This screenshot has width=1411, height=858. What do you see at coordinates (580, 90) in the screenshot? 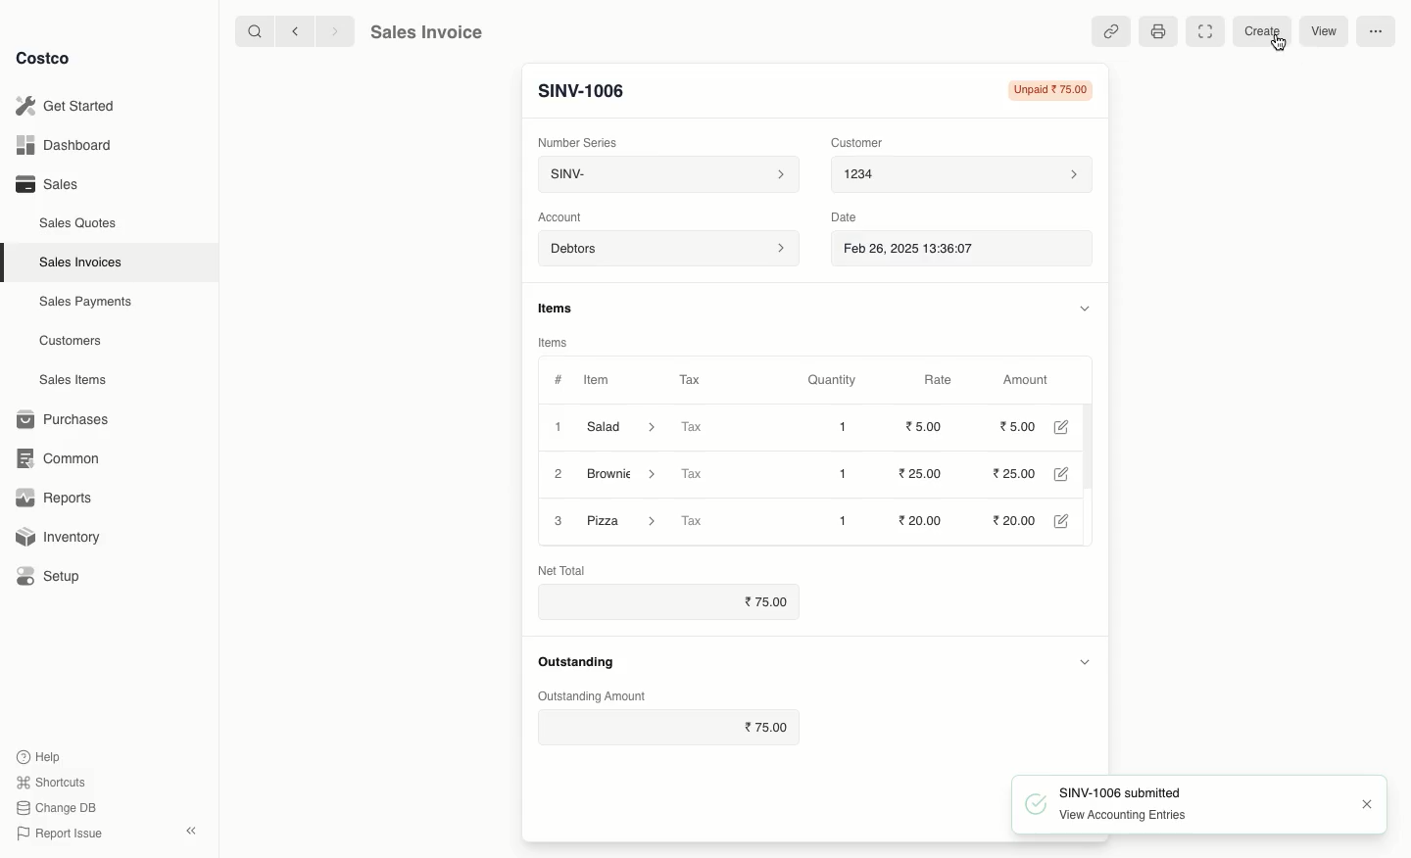
I see `New Entry` at bounding box center [580, 90].